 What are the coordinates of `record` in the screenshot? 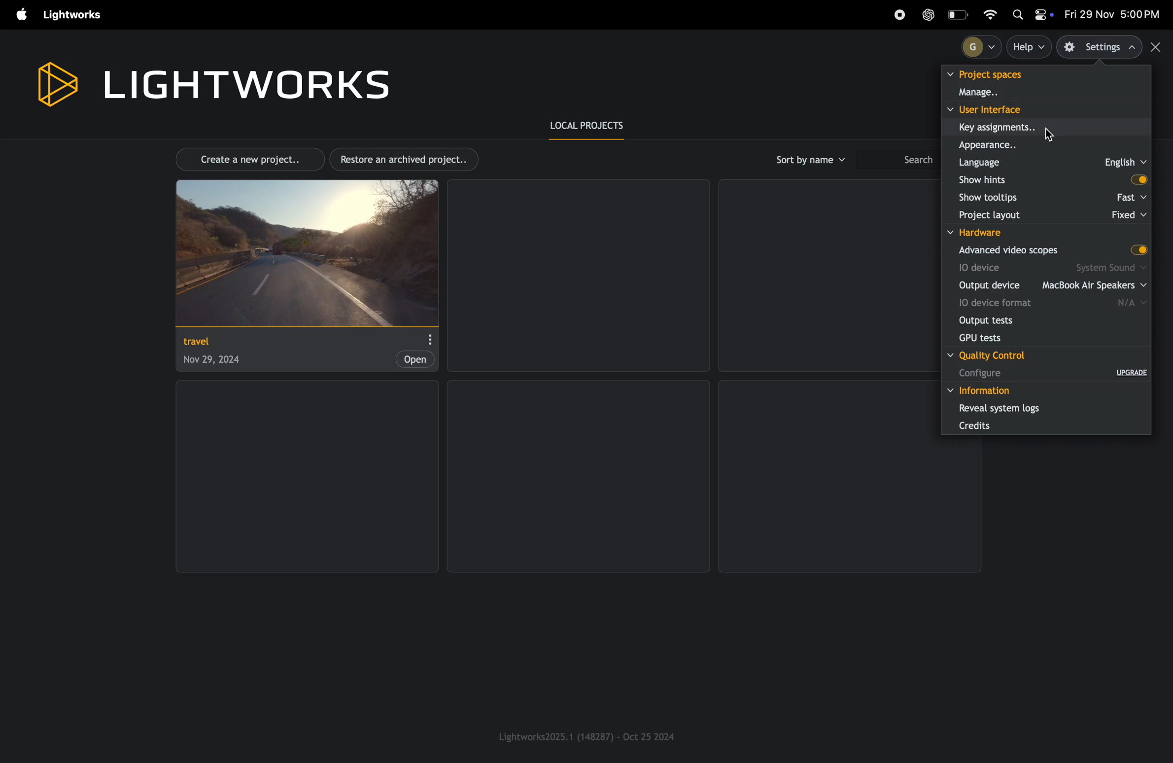 It's located at (899, 15).